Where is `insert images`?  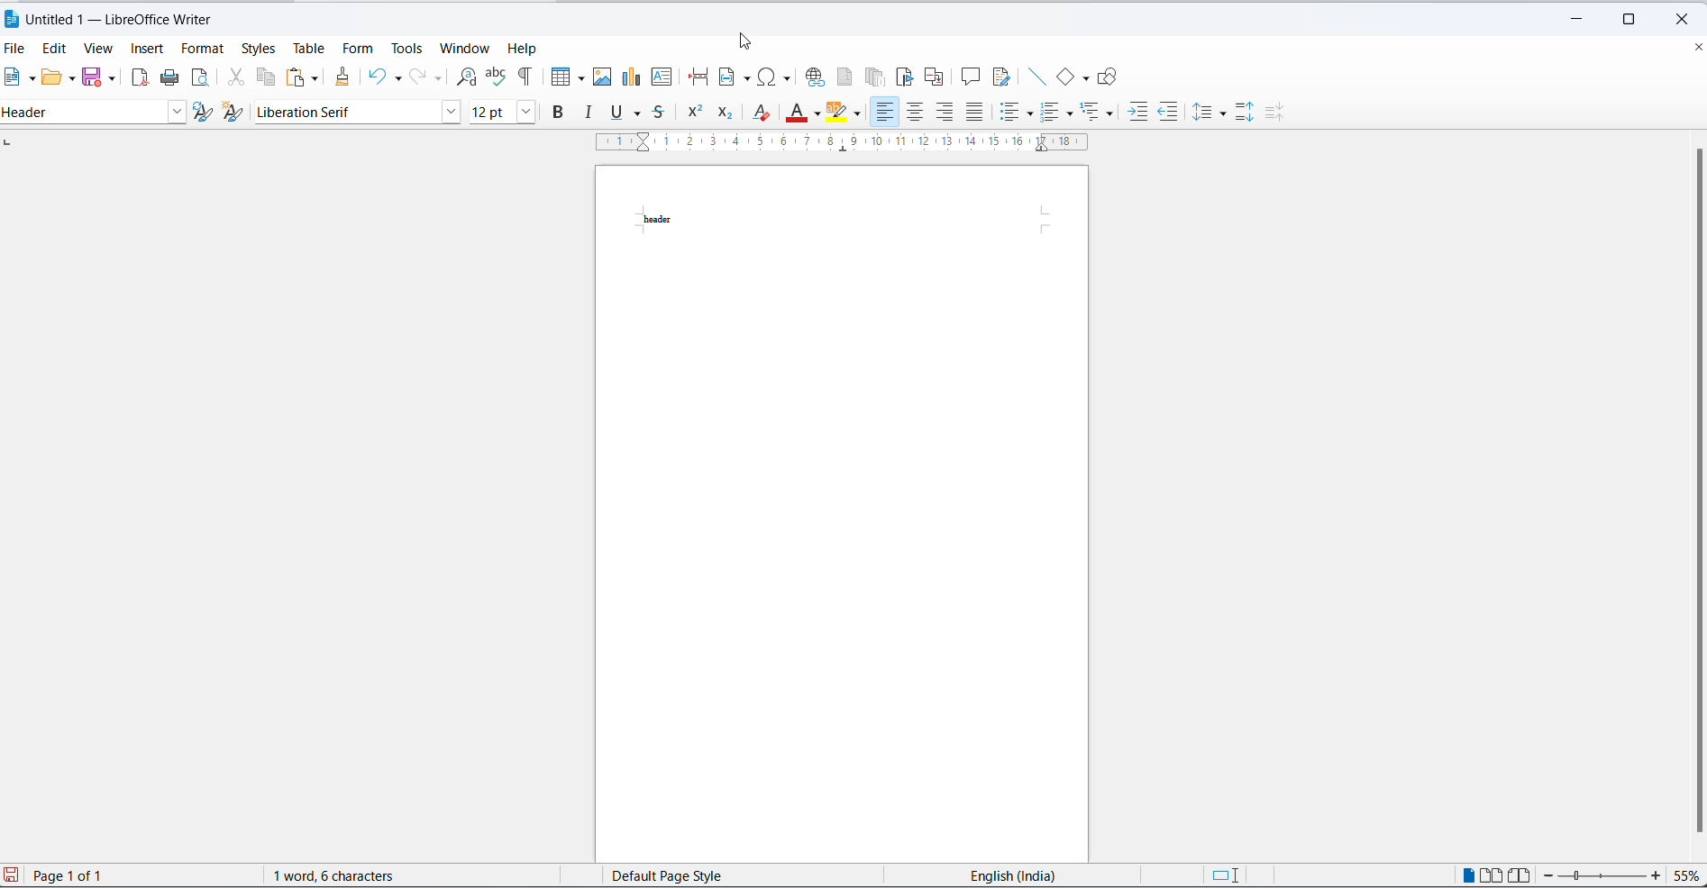
insert images is located at coordinates (603, 77).